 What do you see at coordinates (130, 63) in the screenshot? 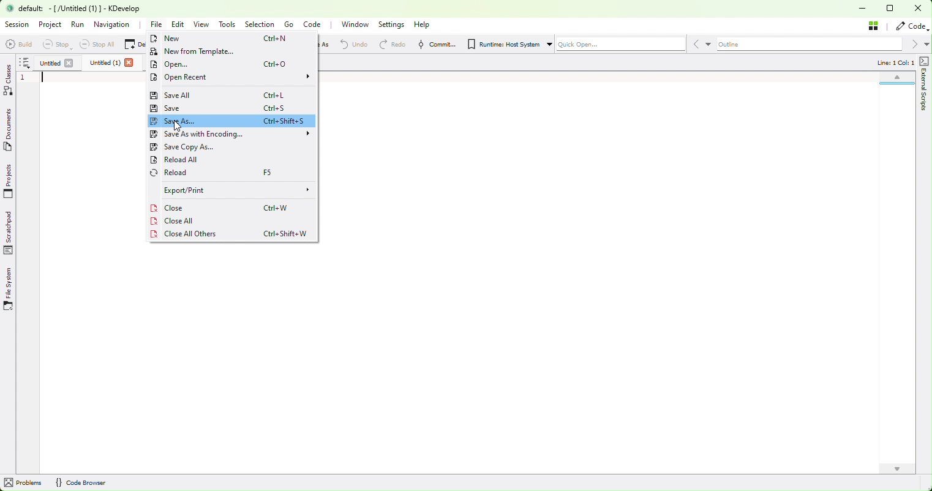
I see `close file` at bounding box center [130, 63].